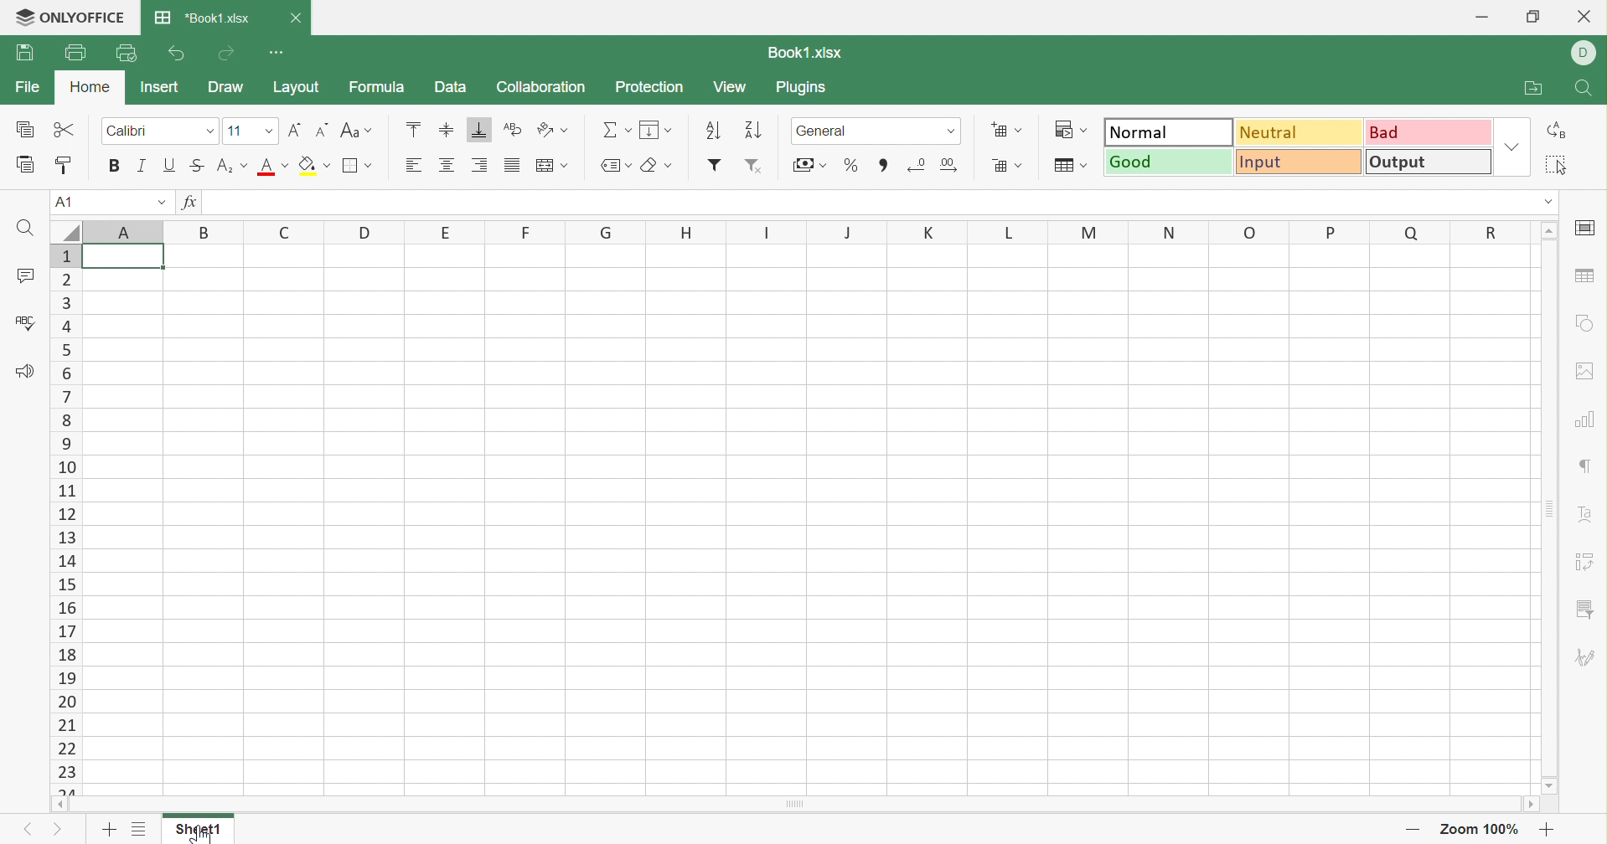 Image resolution: width=1607 pixels, height=844 pixels. Describe the element at coordinates (25, 370) in the screenshot. I see `Feedback & Support` at that location.